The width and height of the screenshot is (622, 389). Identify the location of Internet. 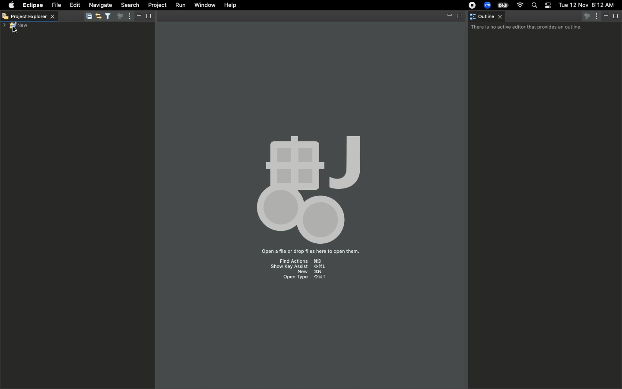
(519, 6).